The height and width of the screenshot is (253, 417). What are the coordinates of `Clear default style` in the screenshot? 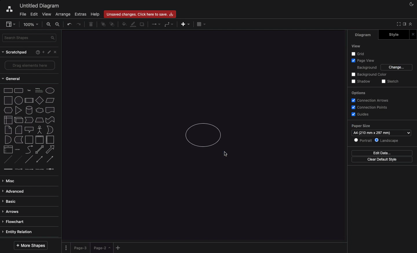 It's located at (384, 159).